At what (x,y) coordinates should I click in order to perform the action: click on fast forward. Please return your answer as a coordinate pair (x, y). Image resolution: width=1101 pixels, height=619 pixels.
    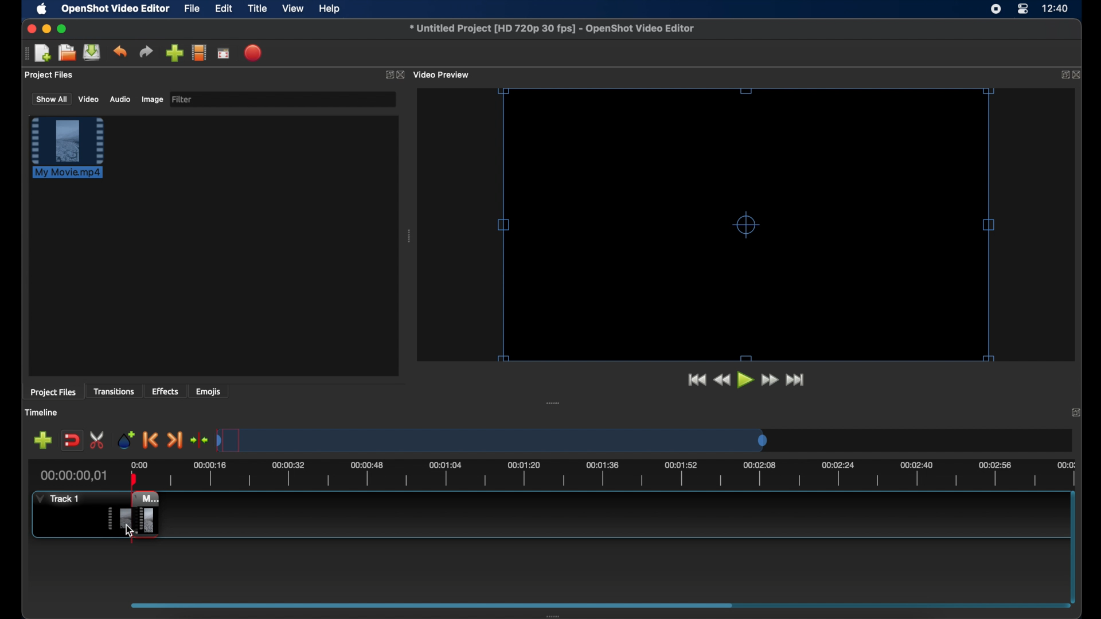
    Looking at the image, I should click on (770, 380).